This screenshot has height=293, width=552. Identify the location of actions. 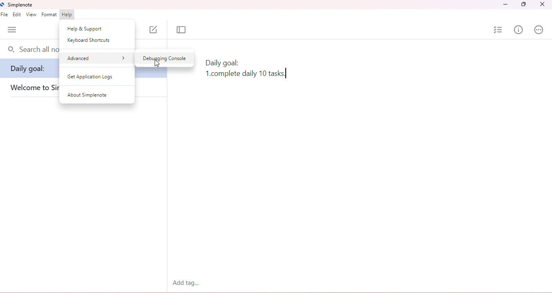
(539, 29).